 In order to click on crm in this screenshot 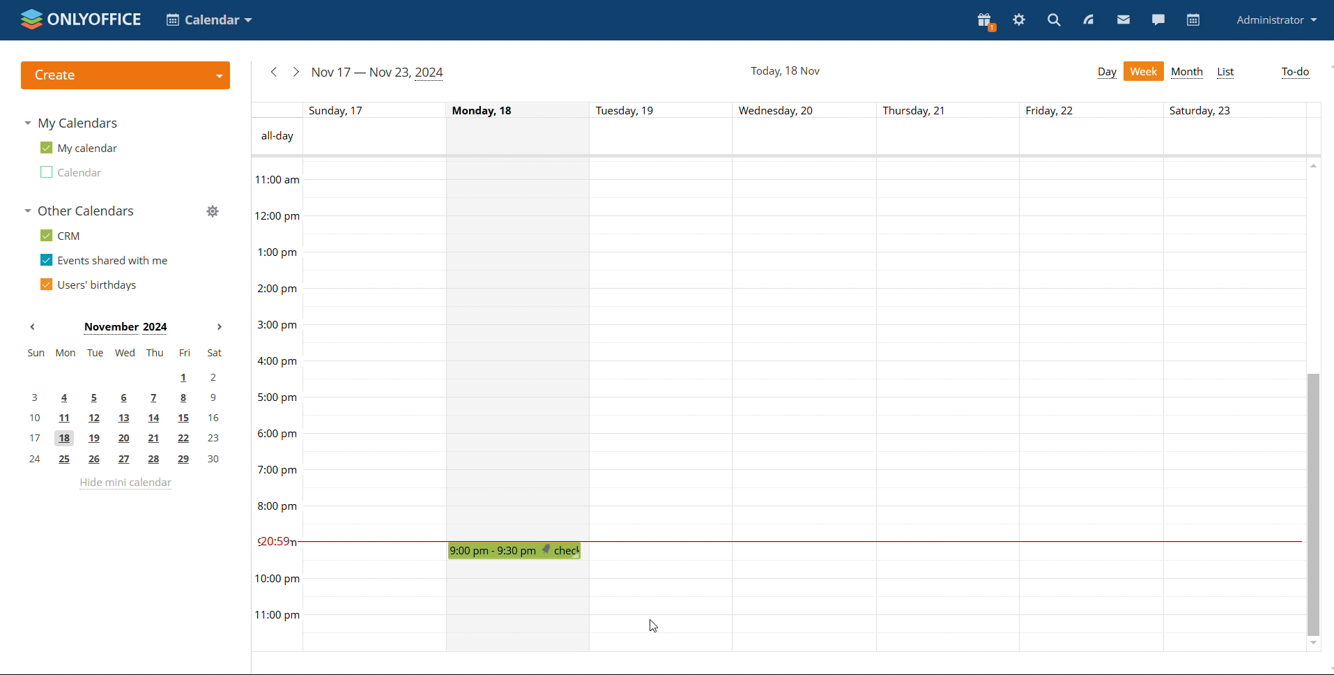, I will do `click(62, 235)`.